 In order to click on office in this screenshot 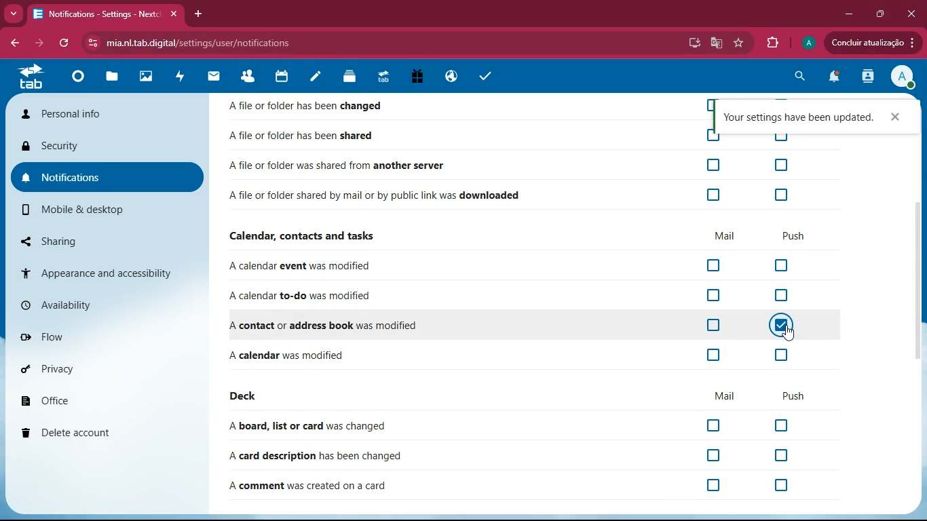, I will do `click(97, 397)`.